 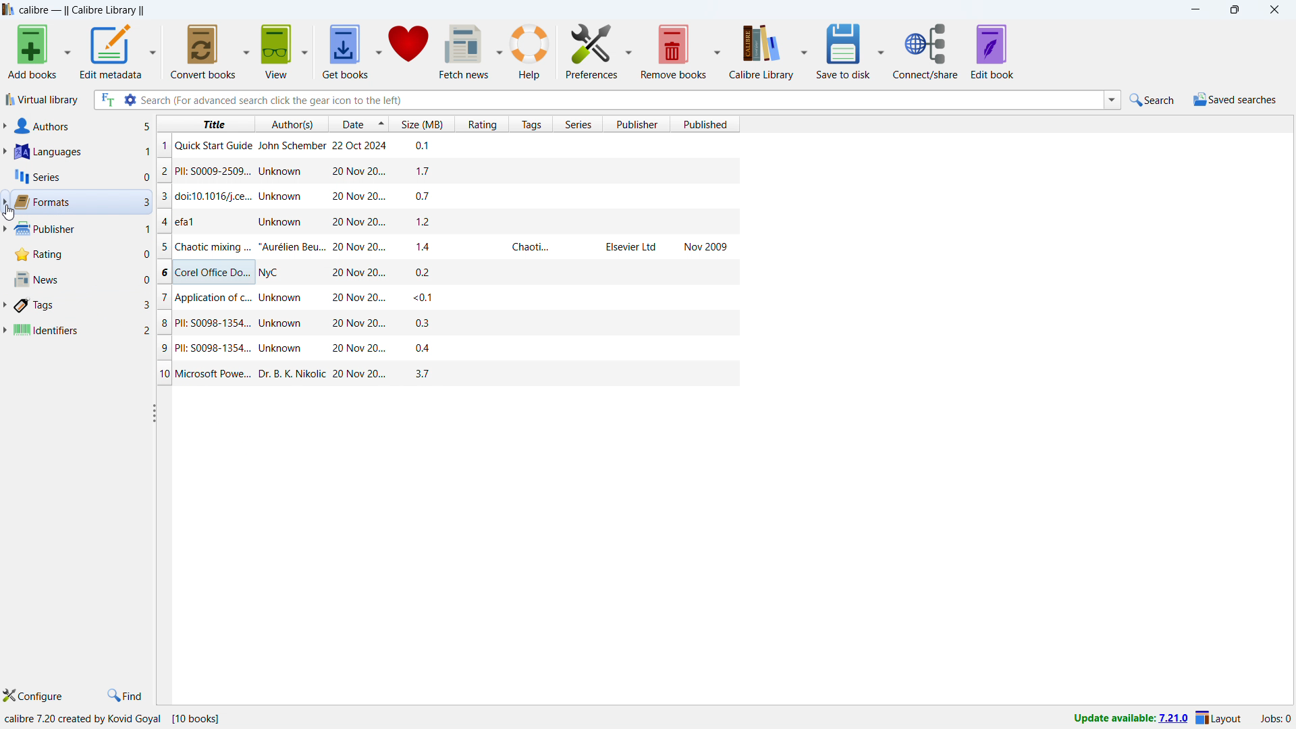 I want to click on sort by rating, so click(x=481, y=124).